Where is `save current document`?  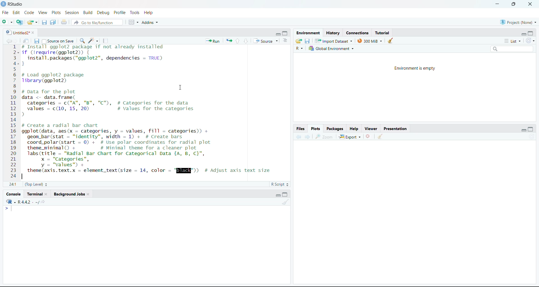 save current document is located at coordinates (43, 23).